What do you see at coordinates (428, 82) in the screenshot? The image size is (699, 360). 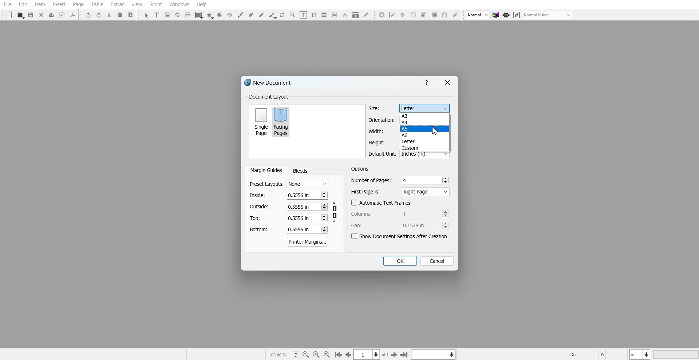 I see `Help` at bounding box center [428, 82].